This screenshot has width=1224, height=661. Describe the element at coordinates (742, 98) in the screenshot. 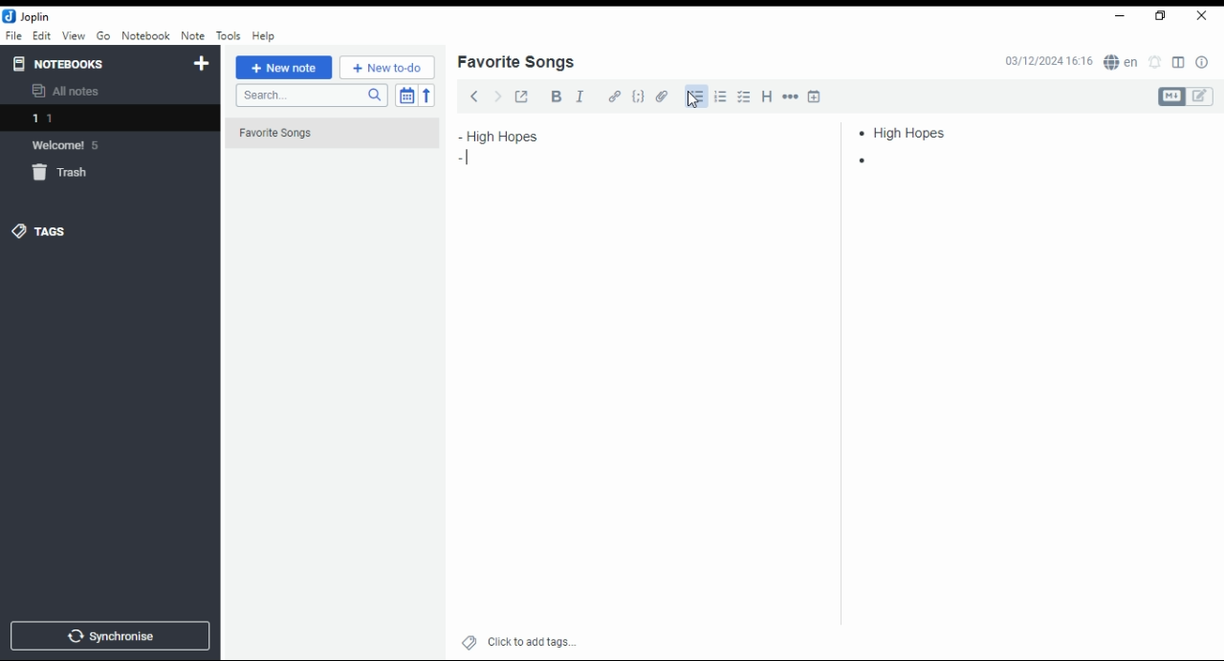

I see `checkbox` at that location.